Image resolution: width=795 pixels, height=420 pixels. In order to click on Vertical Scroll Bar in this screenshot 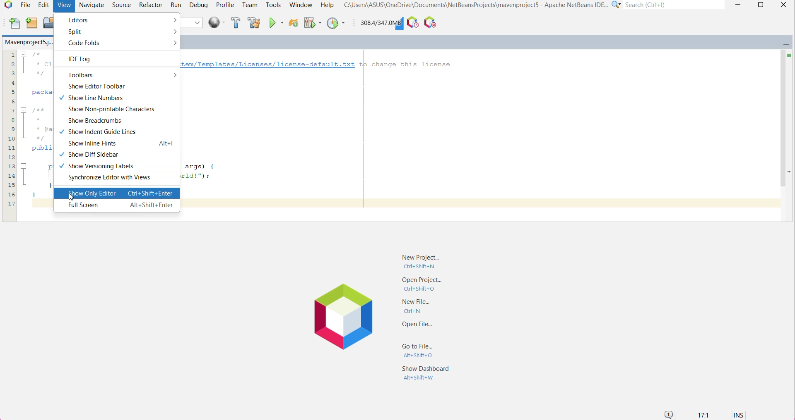, I will do `click(782, 135)`.